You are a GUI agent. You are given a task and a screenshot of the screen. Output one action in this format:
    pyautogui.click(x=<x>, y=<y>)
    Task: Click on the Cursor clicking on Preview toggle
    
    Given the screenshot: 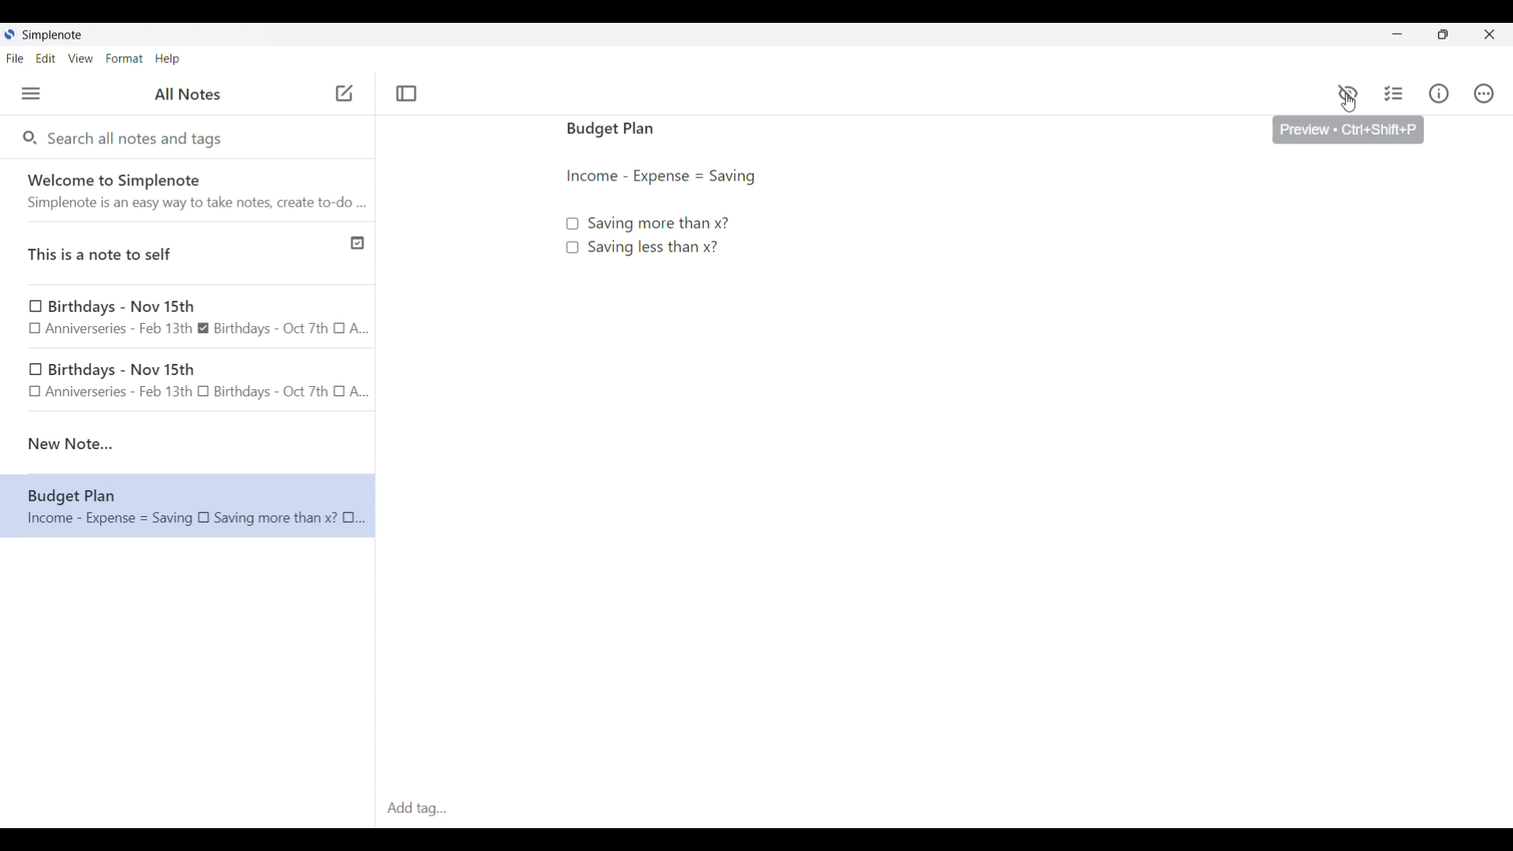 What is the action you would take?
    pyautogui.click(x=1348, y=103)
    